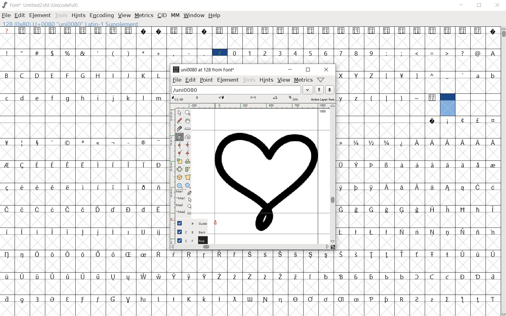  Describe the element at coordinates (37, 165) in the screenshot. I see `glyph` at that location.